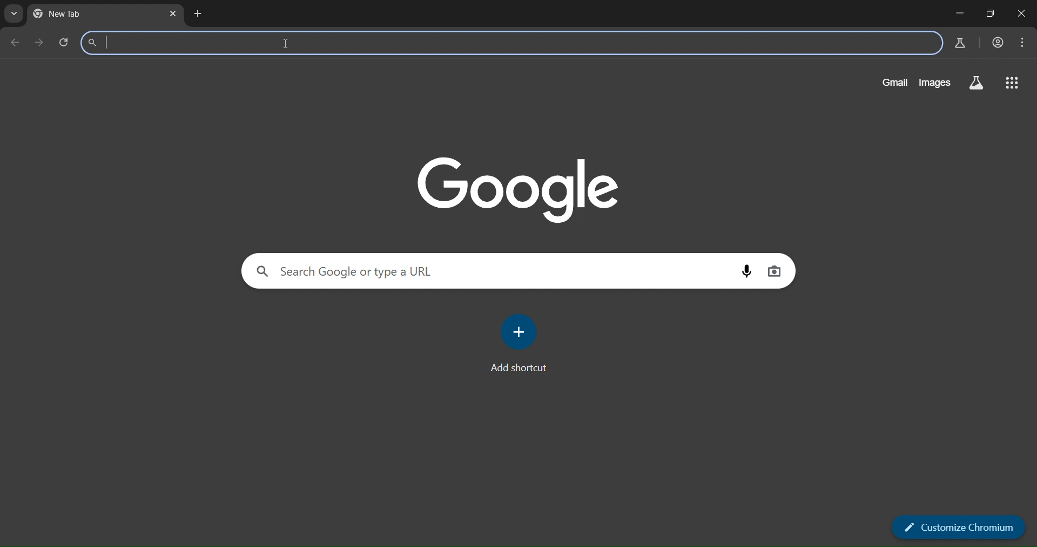 Image resolution: width=1037 pixels, height=547 pixels. What do you see at coordinates (522, 345) in the screenshot?
I see `add shortcut` at bounding box center [522, 345].